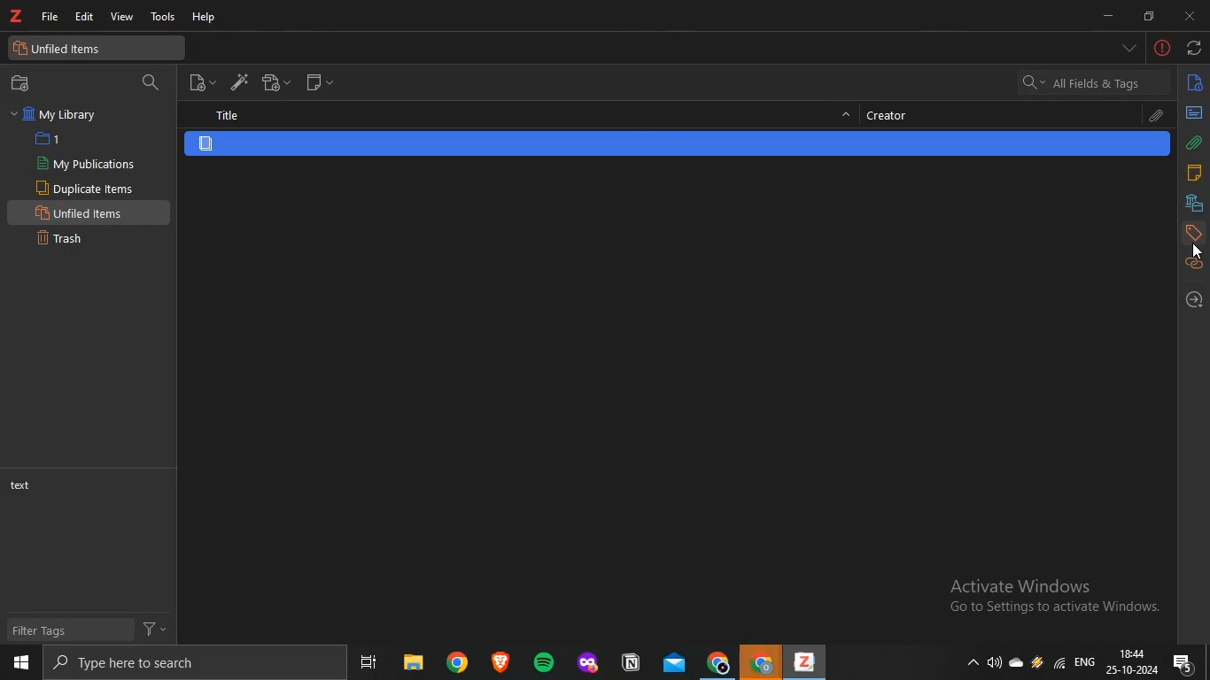  I want to click on attachments, so click(1195, 143).